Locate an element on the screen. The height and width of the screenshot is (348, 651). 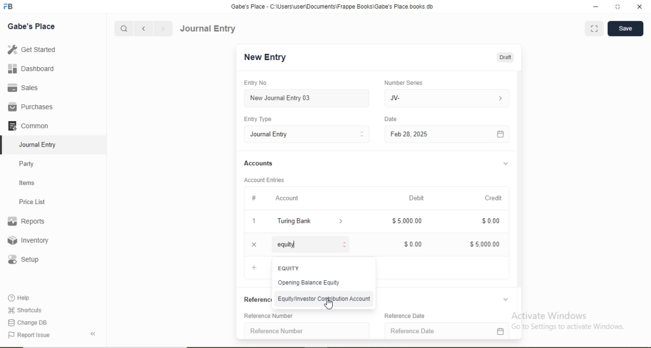
Back is located at coordinates (93, 334).